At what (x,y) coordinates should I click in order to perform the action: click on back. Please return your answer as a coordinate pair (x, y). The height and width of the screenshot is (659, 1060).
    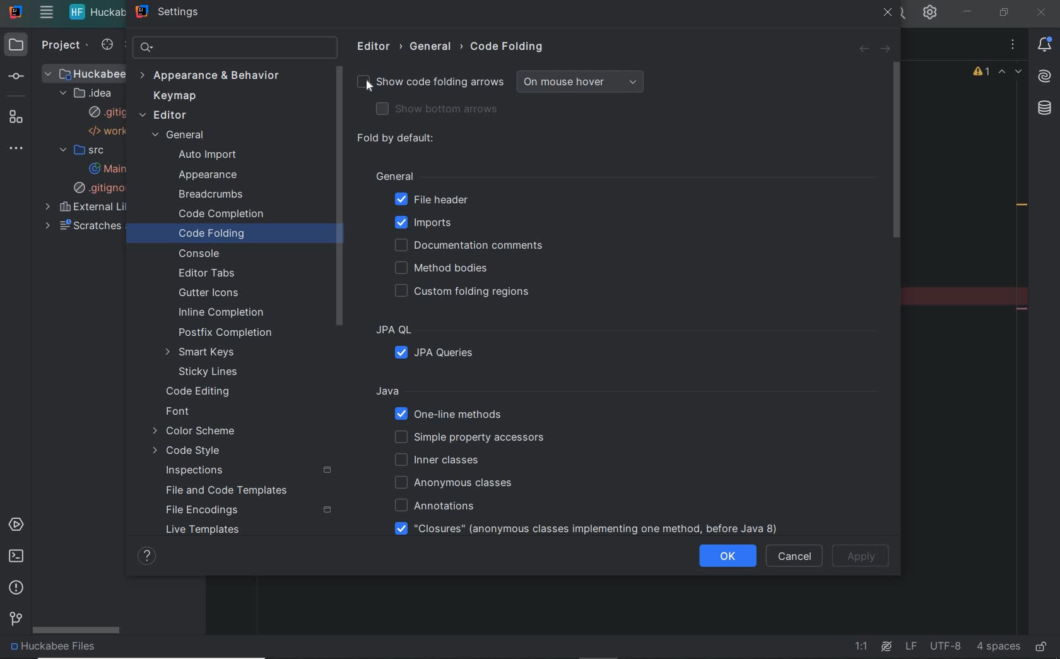
    Looking at the image, I should click on (864, 50).